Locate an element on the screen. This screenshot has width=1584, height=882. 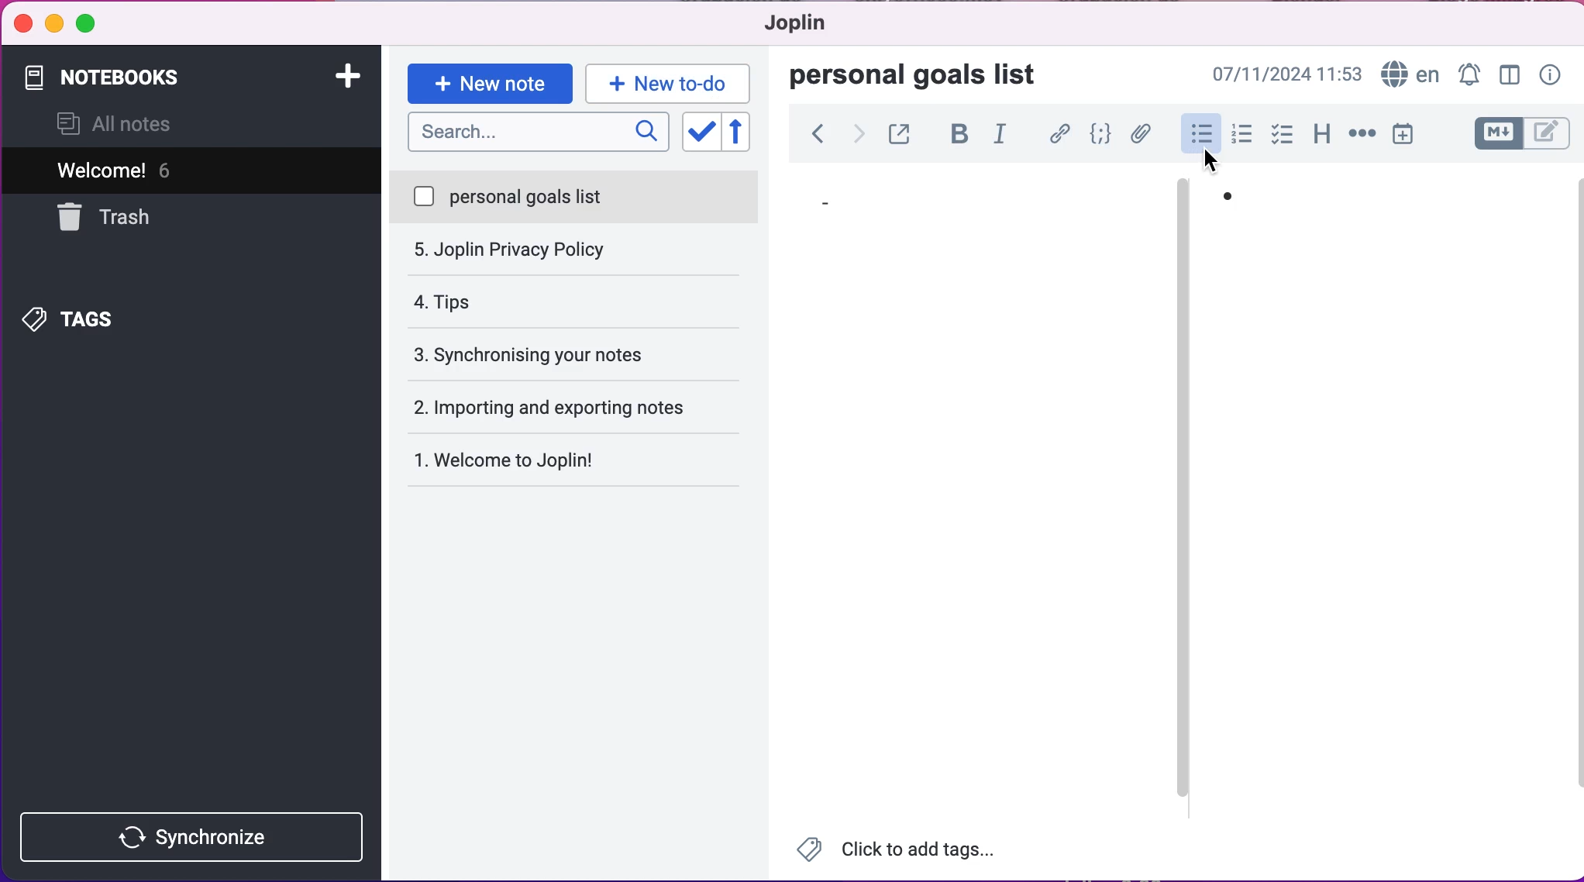
numbered lists is located at coordinates (1241, 137).